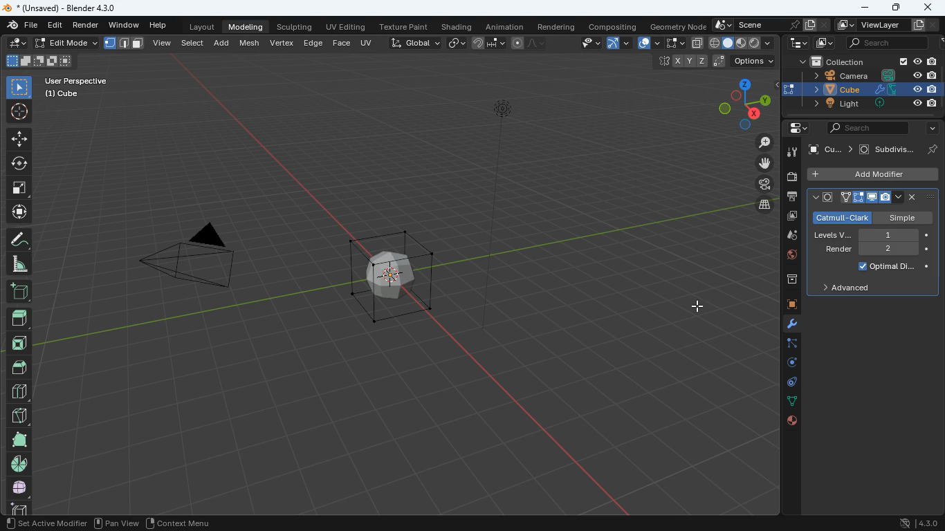 This screenshot has width=945, height=531. I want to click on scene, so click(886, 41).